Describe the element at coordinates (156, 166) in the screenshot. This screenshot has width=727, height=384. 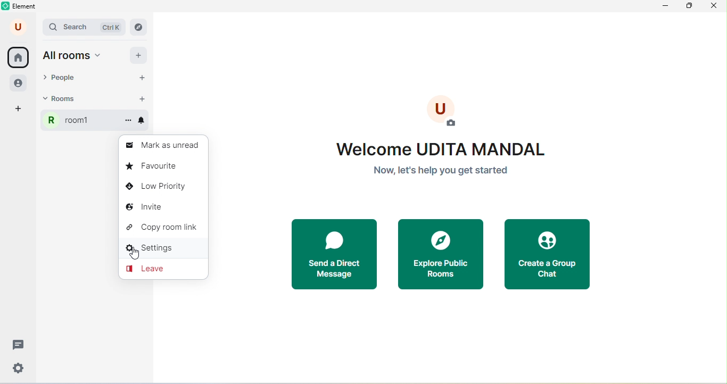
I see `favorite` at that location.